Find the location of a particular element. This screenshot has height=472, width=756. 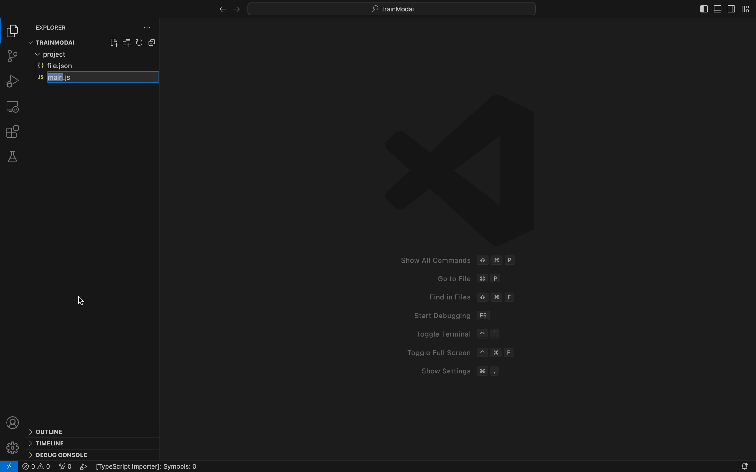

Explorer is located at coordinates (54, 27).